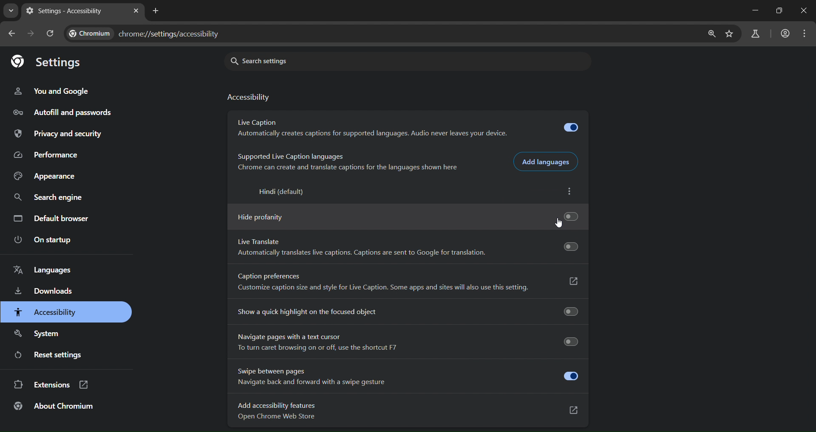 Image resolution: width=816 pixels, height=432 pixels. What do you see at coordinates (544, 161) in the screenshot?
I see `add languages` at bounding box center [544, 161].